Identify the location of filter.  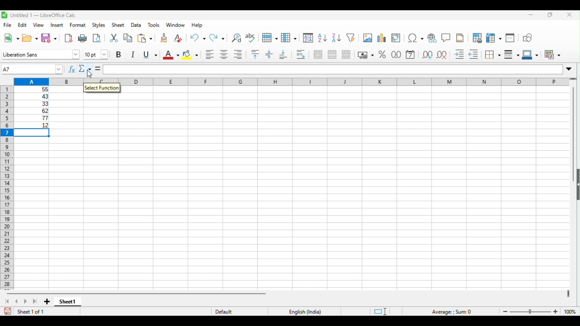
(351, 38).